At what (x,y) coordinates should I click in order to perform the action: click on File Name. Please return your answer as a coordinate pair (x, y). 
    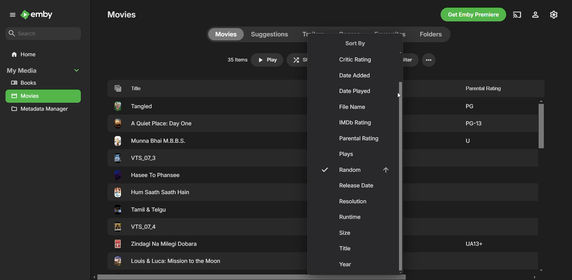
    Looking at the image, I should click on (352, 107).